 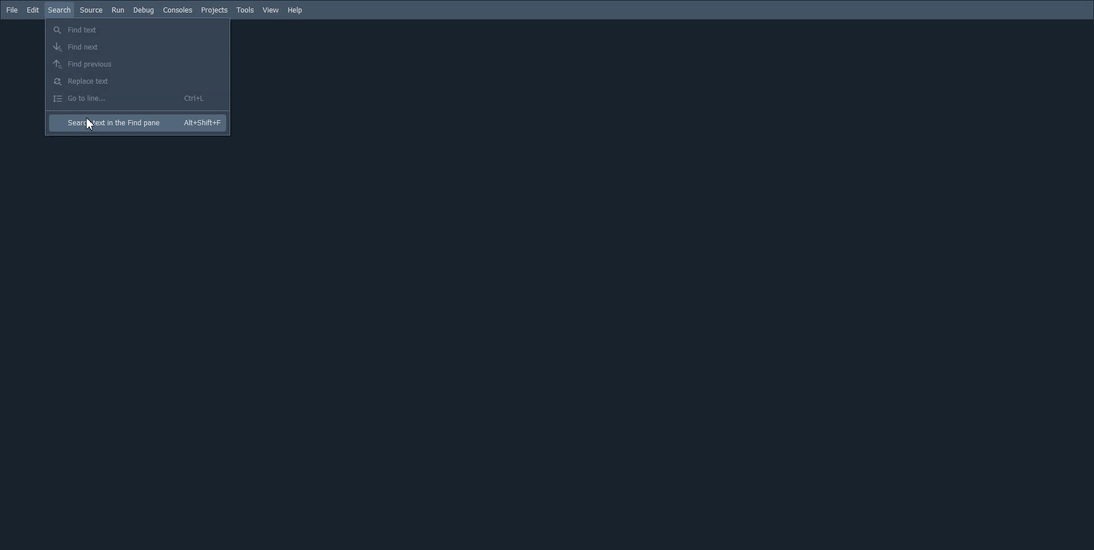 I want to click on View, so click(x=271, y=9).